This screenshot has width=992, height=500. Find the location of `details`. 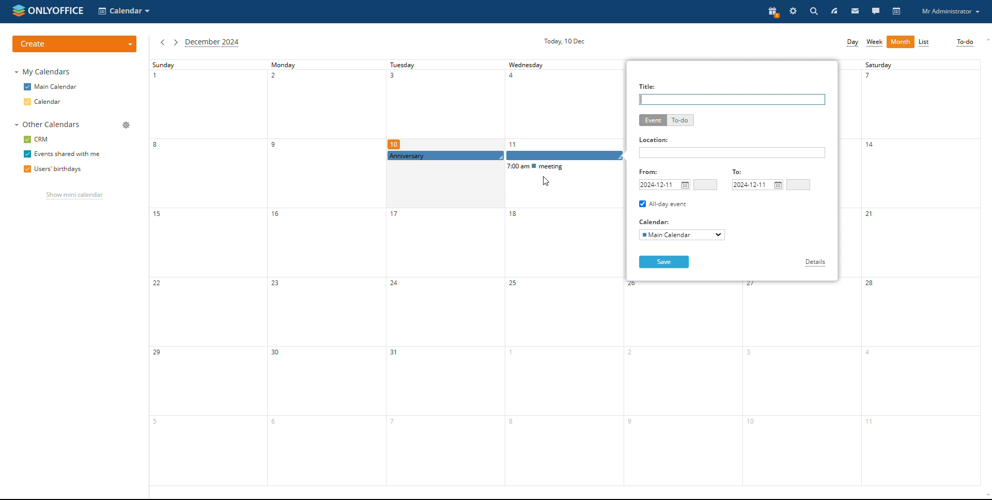

details is located at coordinates (816, 263).